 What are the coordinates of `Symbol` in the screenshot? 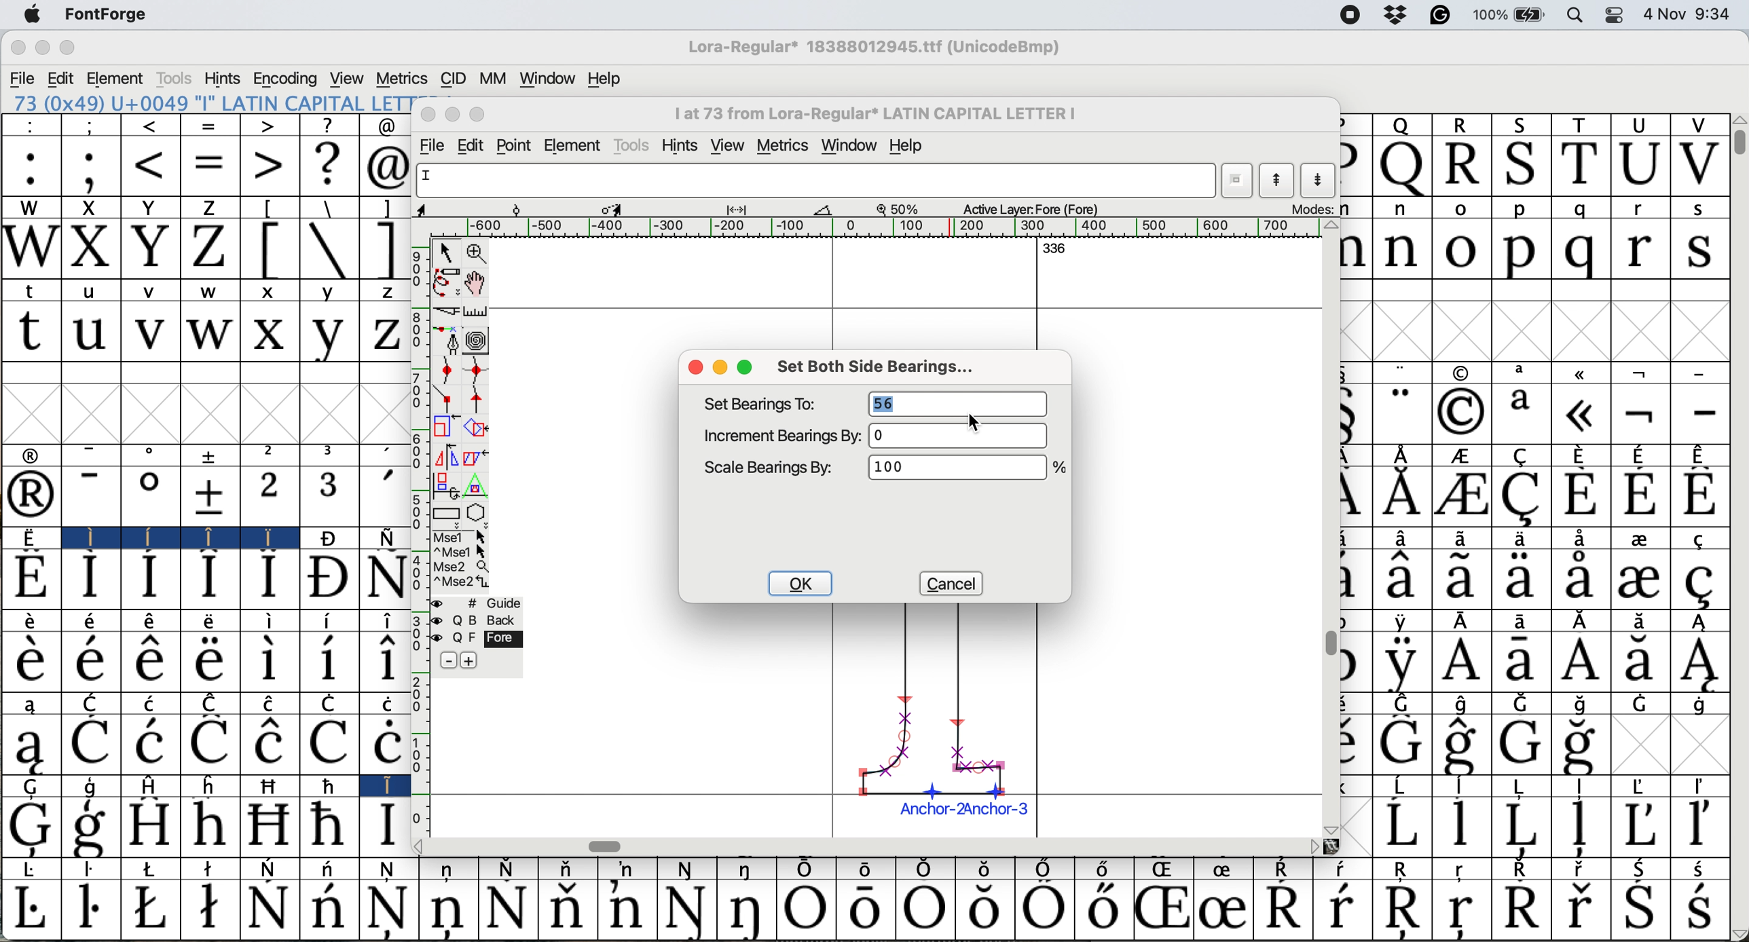 It's located at (149, 497).